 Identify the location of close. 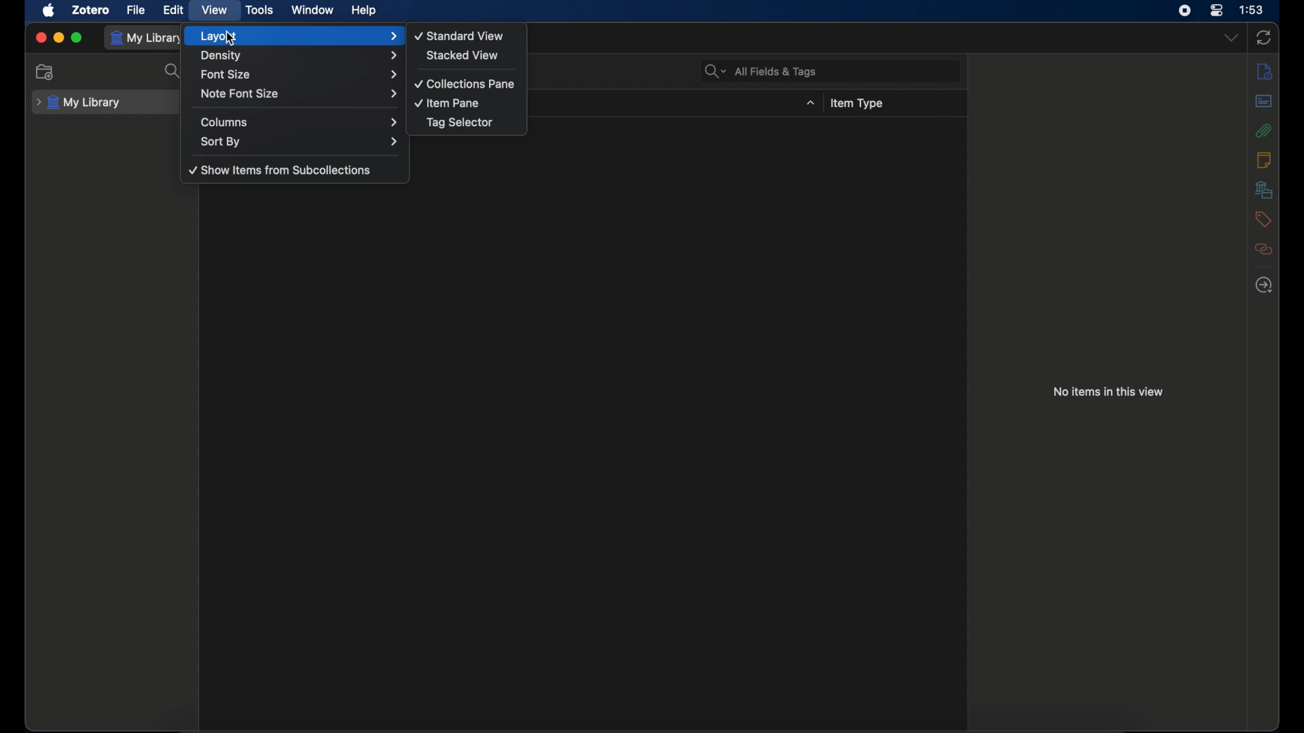
(40, 38).